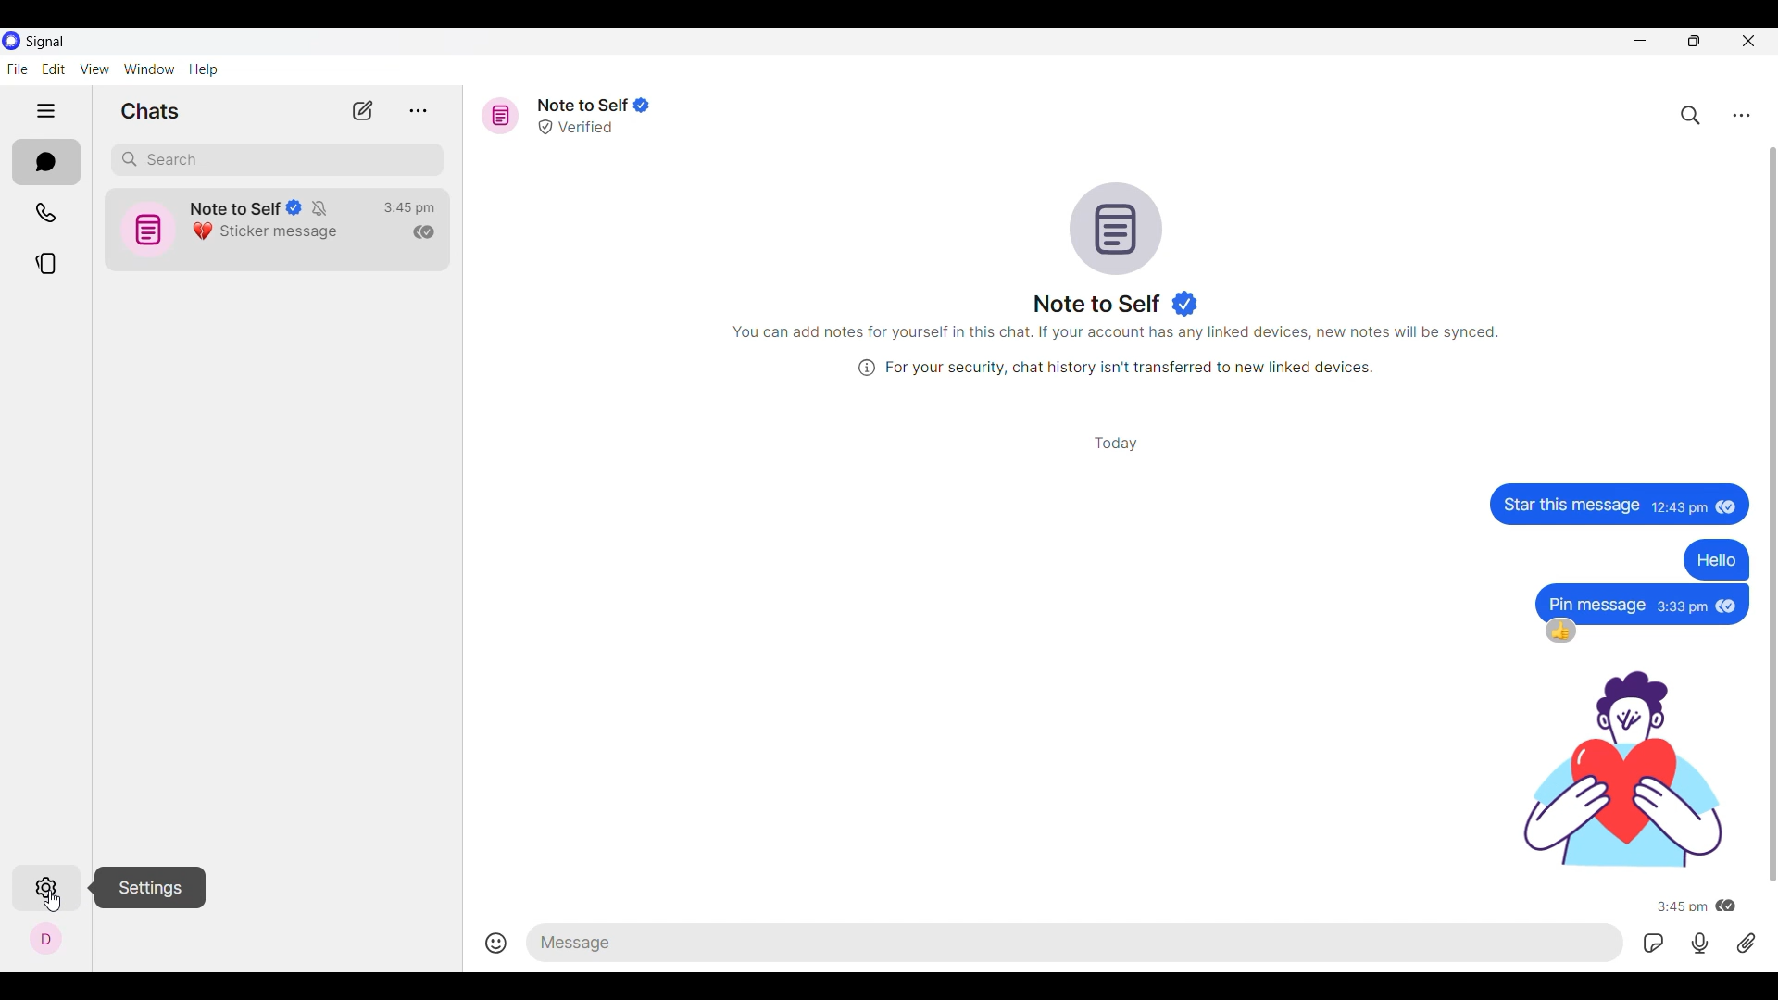  Describe the element at coordinates (150, 111) in the screenshot. I see `Section title` at that location.